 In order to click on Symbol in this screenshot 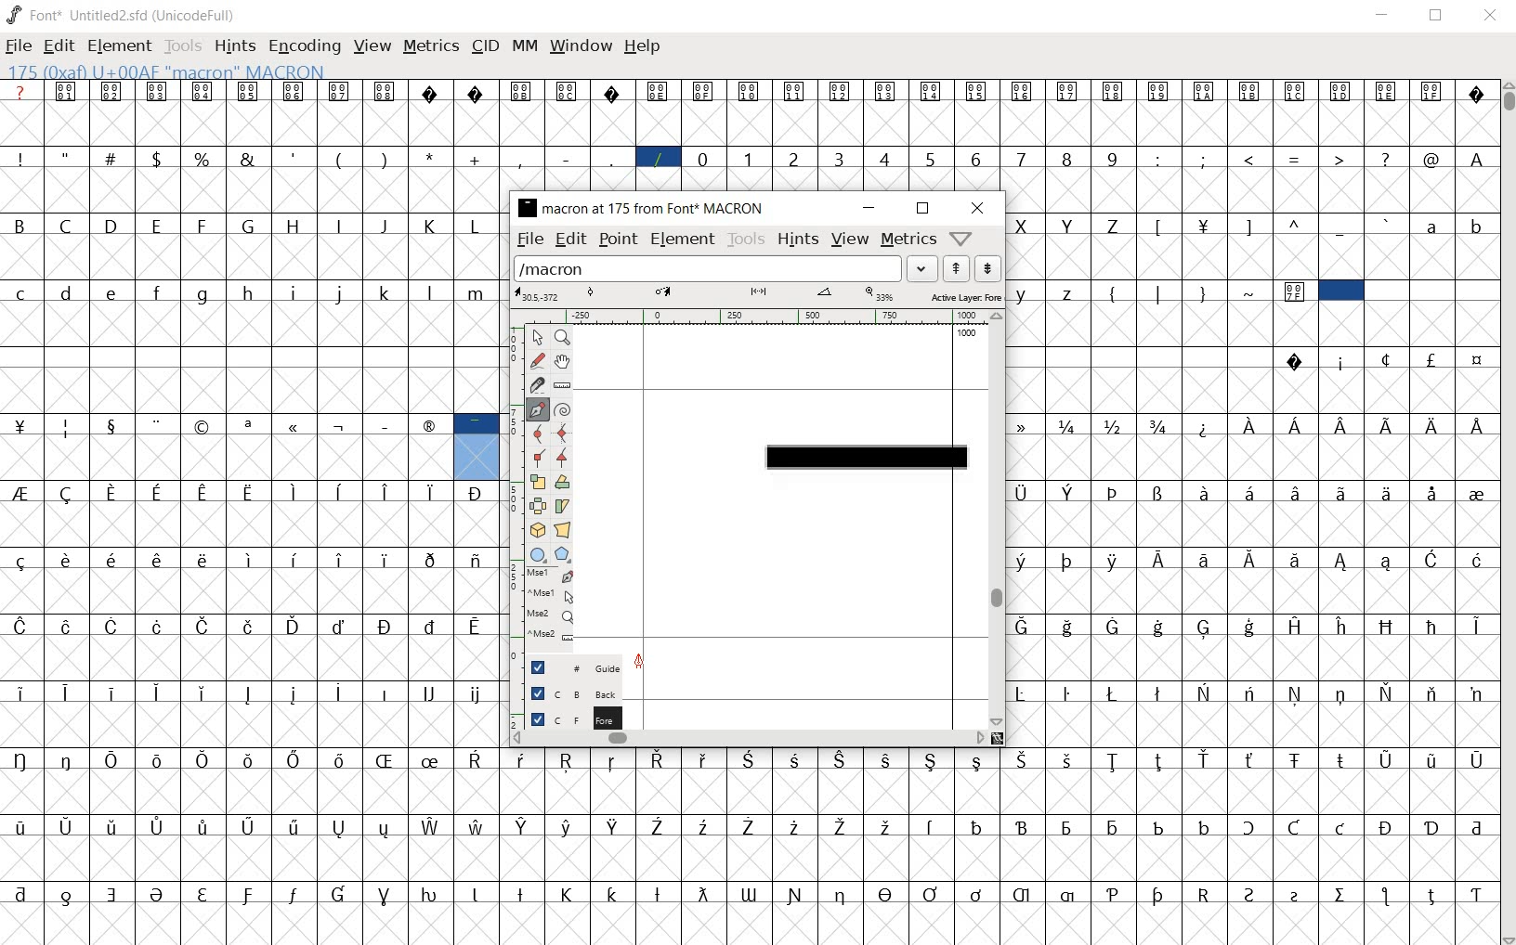, I will do `click(204, 425)`.